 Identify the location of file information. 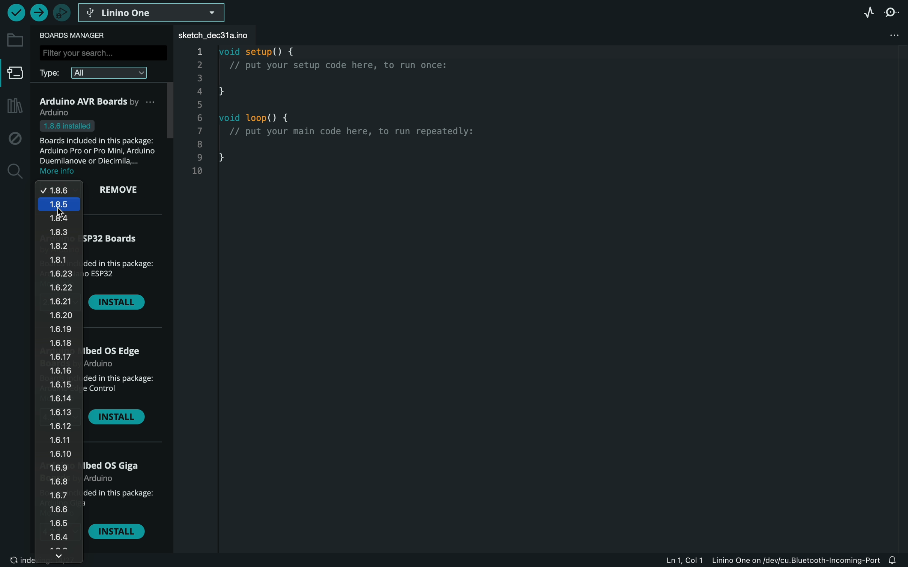
(772, 560).